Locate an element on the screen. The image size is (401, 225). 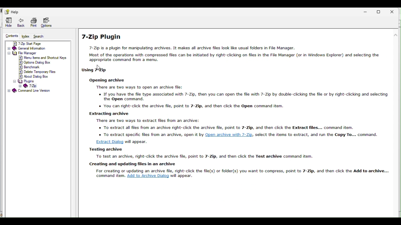
delete temporary files is located at coordinates (39, 72).